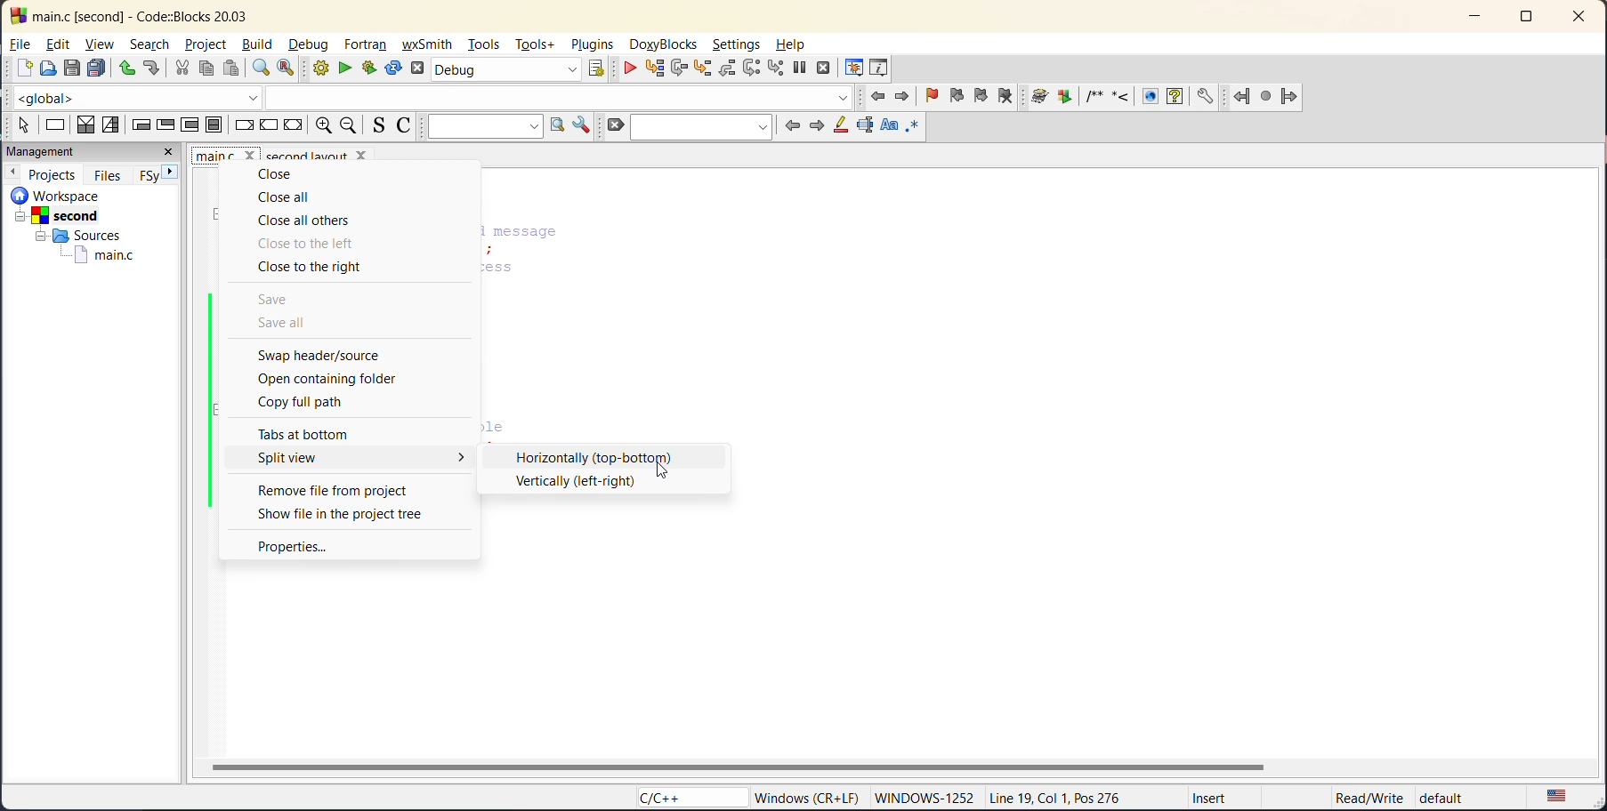 Image resolution: width=1607 pixels, height=811 pixels. Describe the element at coordinates (149, 44) in the screenshot. I see `search` at that location.